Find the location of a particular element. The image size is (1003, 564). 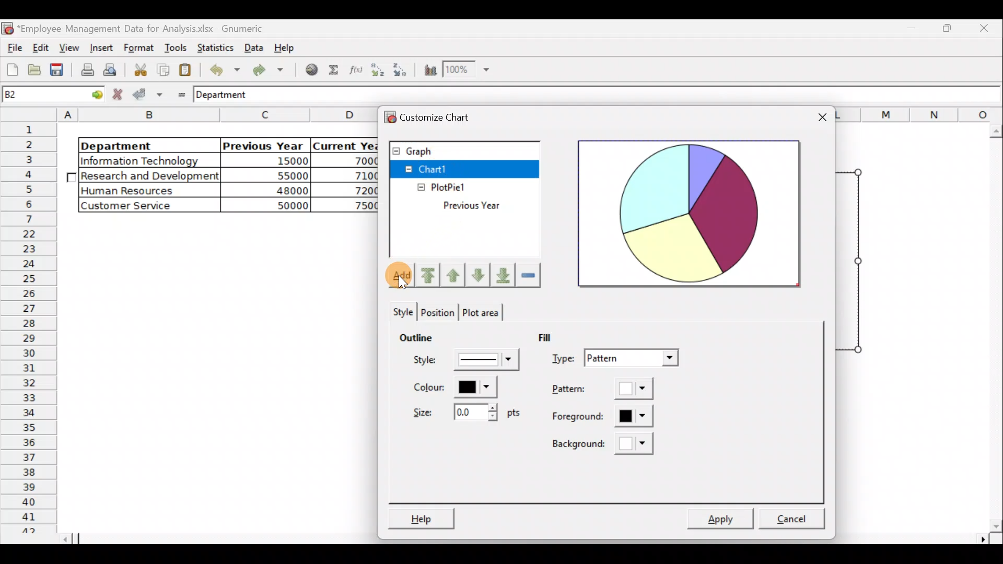

Save the current workbook is located at coordinates (57, 70).